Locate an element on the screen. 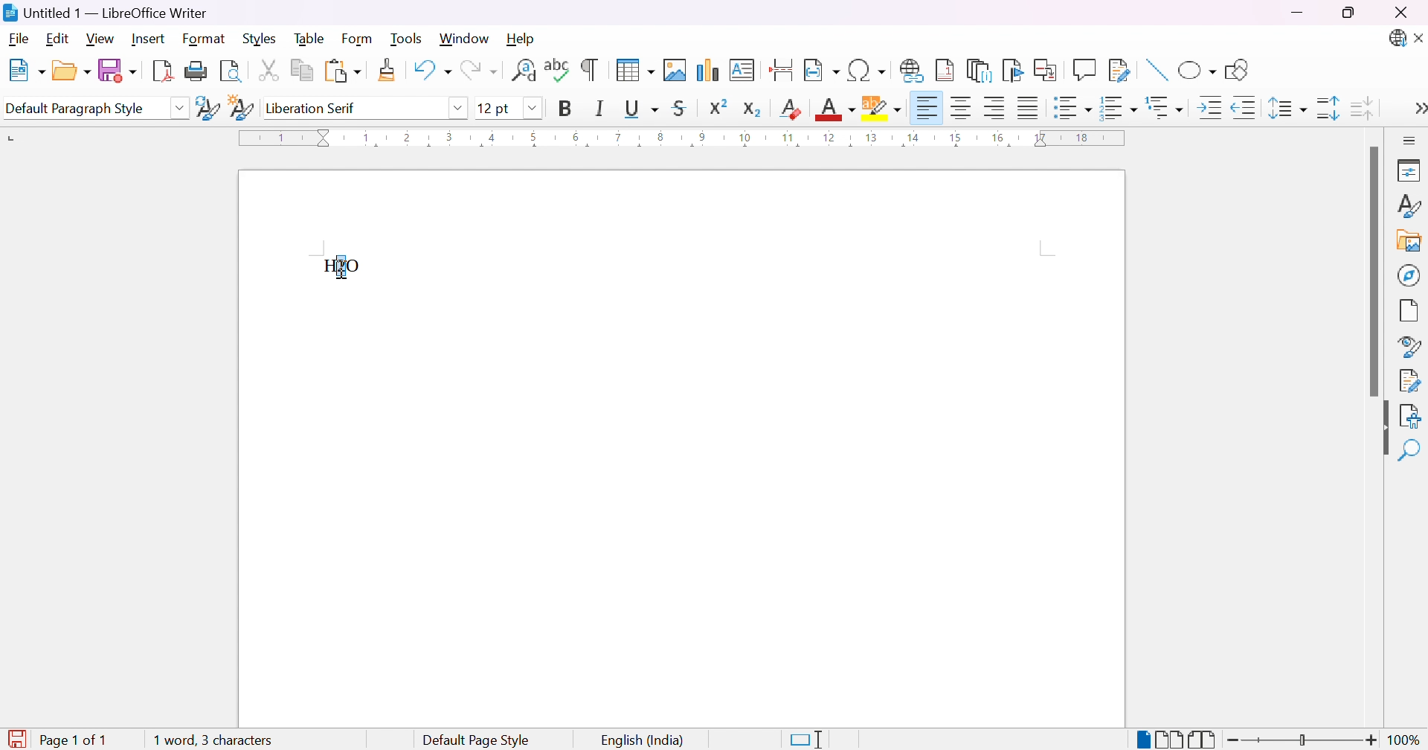 Image resolution: width=1428 pixels, height=750 pixels. Sidebar settings is located at coordinates (1411, 140).